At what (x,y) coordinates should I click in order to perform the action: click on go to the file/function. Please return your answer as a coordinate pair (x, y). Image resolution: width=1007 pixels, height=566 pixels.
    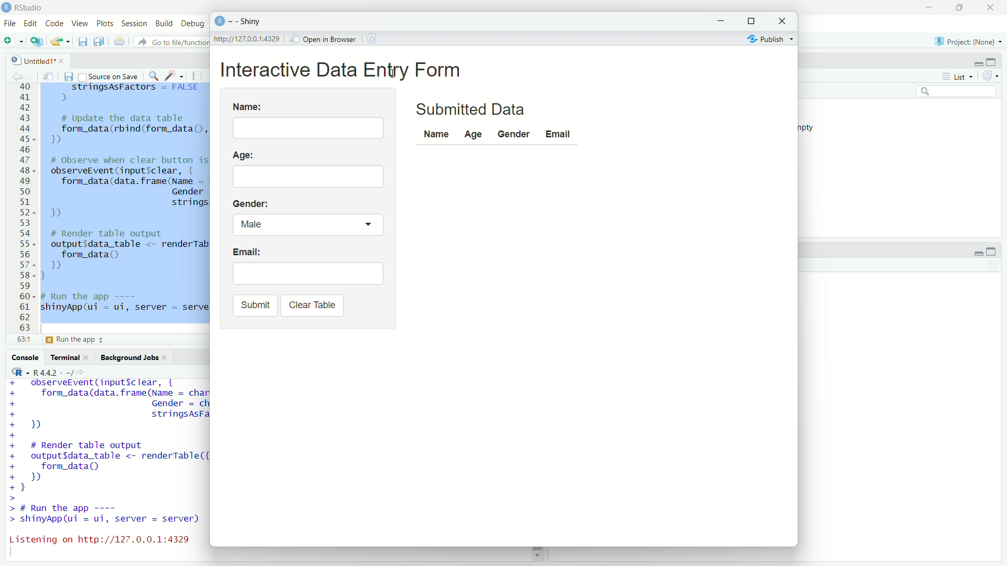
    Looking at the image, I should click on (171, 41).